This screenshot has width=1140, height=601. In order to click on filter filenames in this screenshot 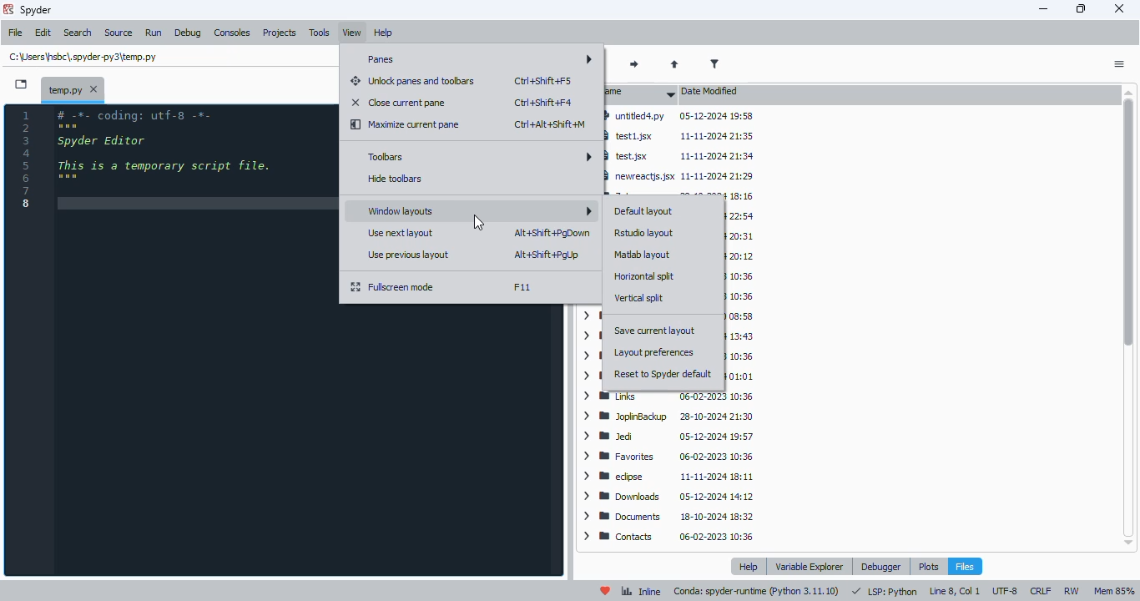, I will do `click(716, 64)`.